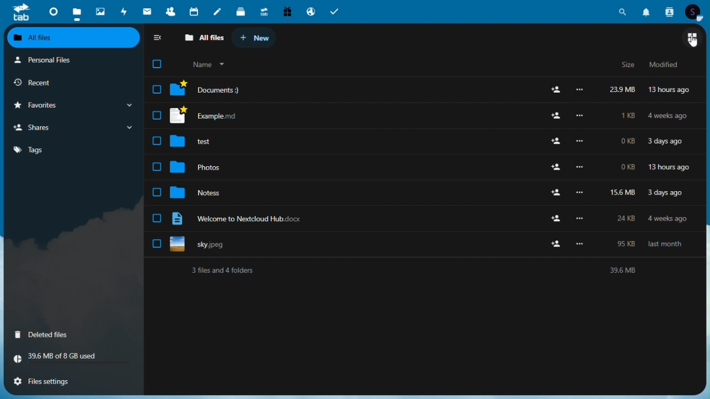 The width and height of the screenshot is (710, 399). Describe the element at coordinates (432, 271) in the screenshot. I see `text` at that location.